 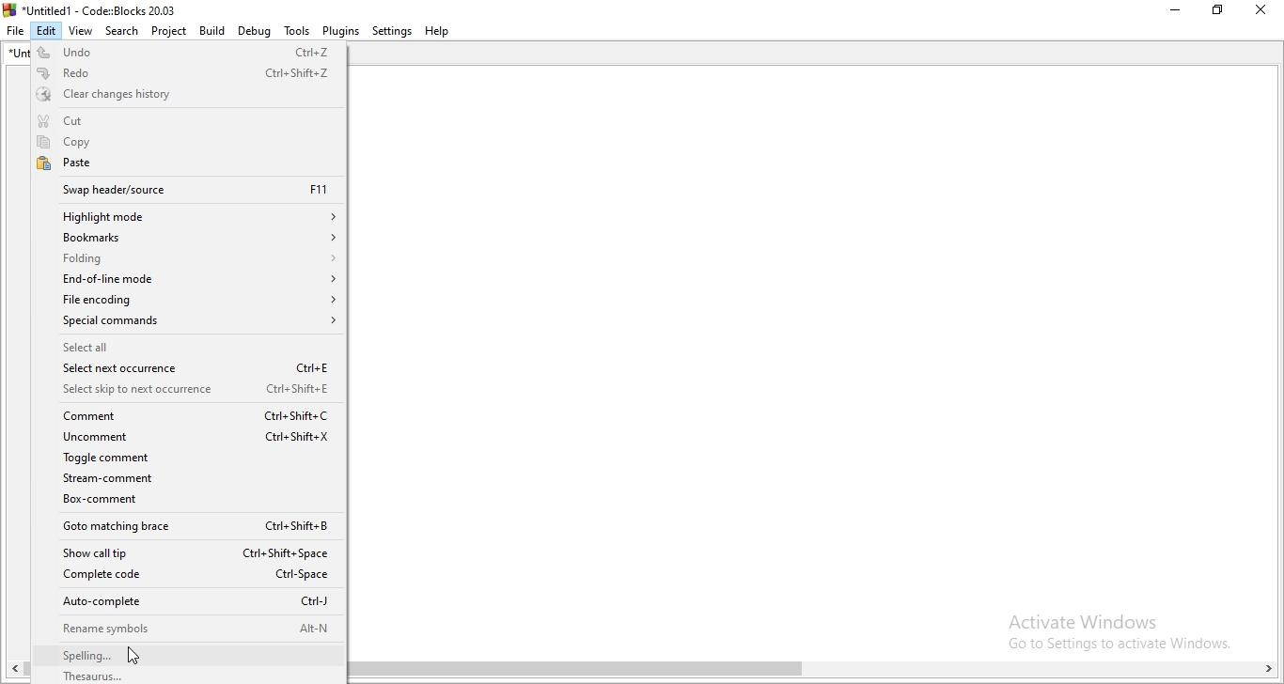 I want to click on Swap header/source, so click(x=186, y=192).